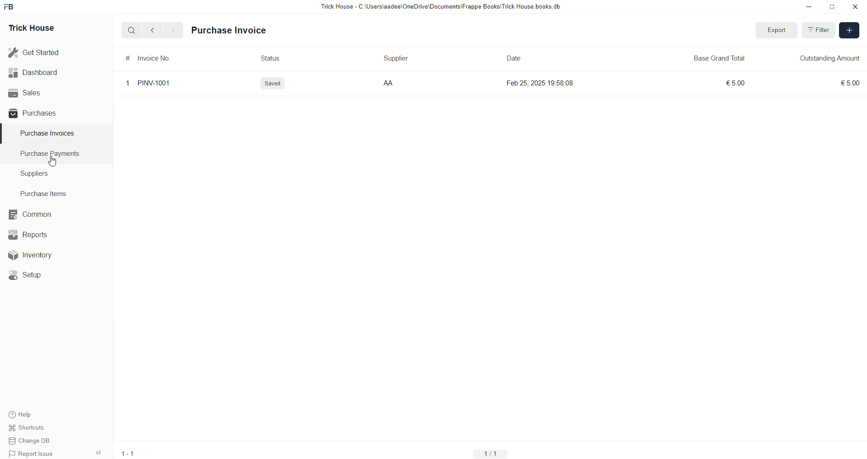 The image size is (867, 459). What do you see at coordinates (514, 58) in the screenshot?
I see `Date` at bounding box center [514, 58].